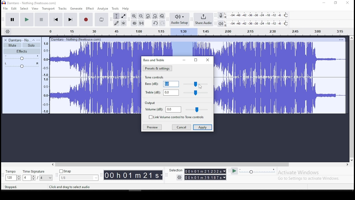  I want to click on drop down, so click(19, 178).